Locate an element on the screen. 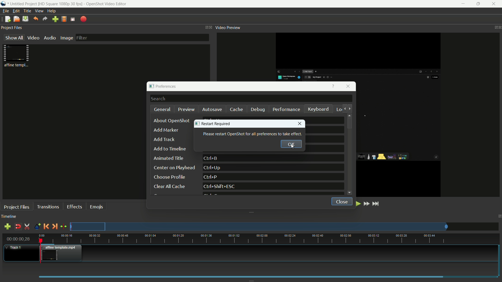 This screenshot has width=502, height=282. title menu is located at coordinates (27, 11).